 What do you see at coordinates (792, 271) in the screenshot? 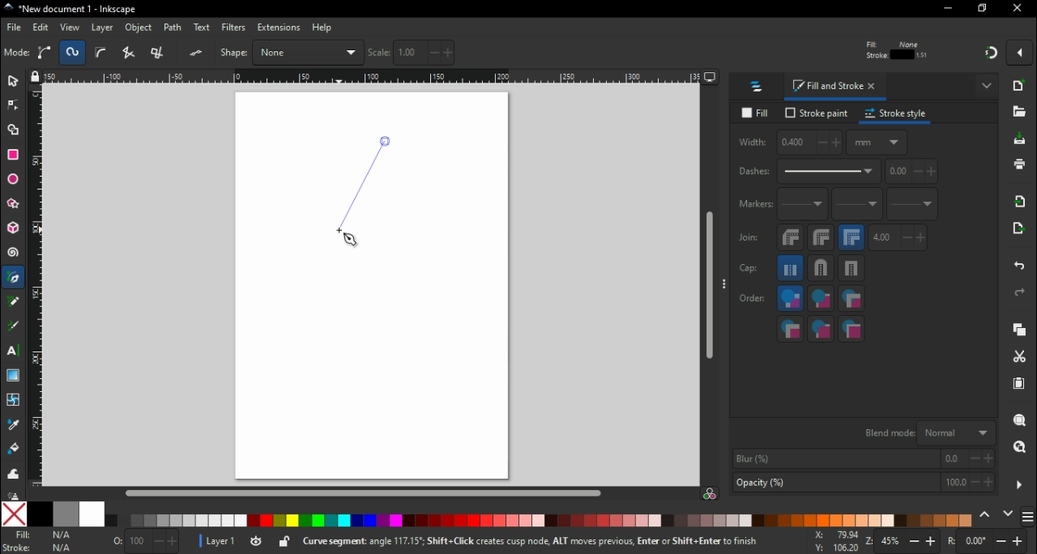
I see `butt` at bounding box center [792, 271].